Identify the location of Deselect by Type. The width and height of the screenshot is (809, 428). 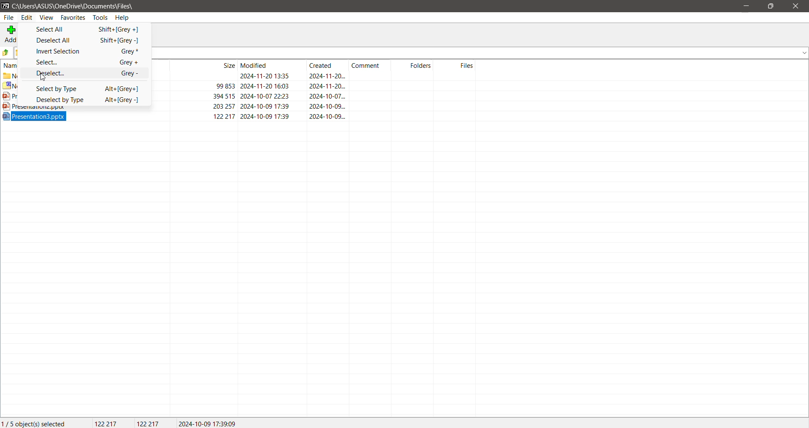
(59, 100).